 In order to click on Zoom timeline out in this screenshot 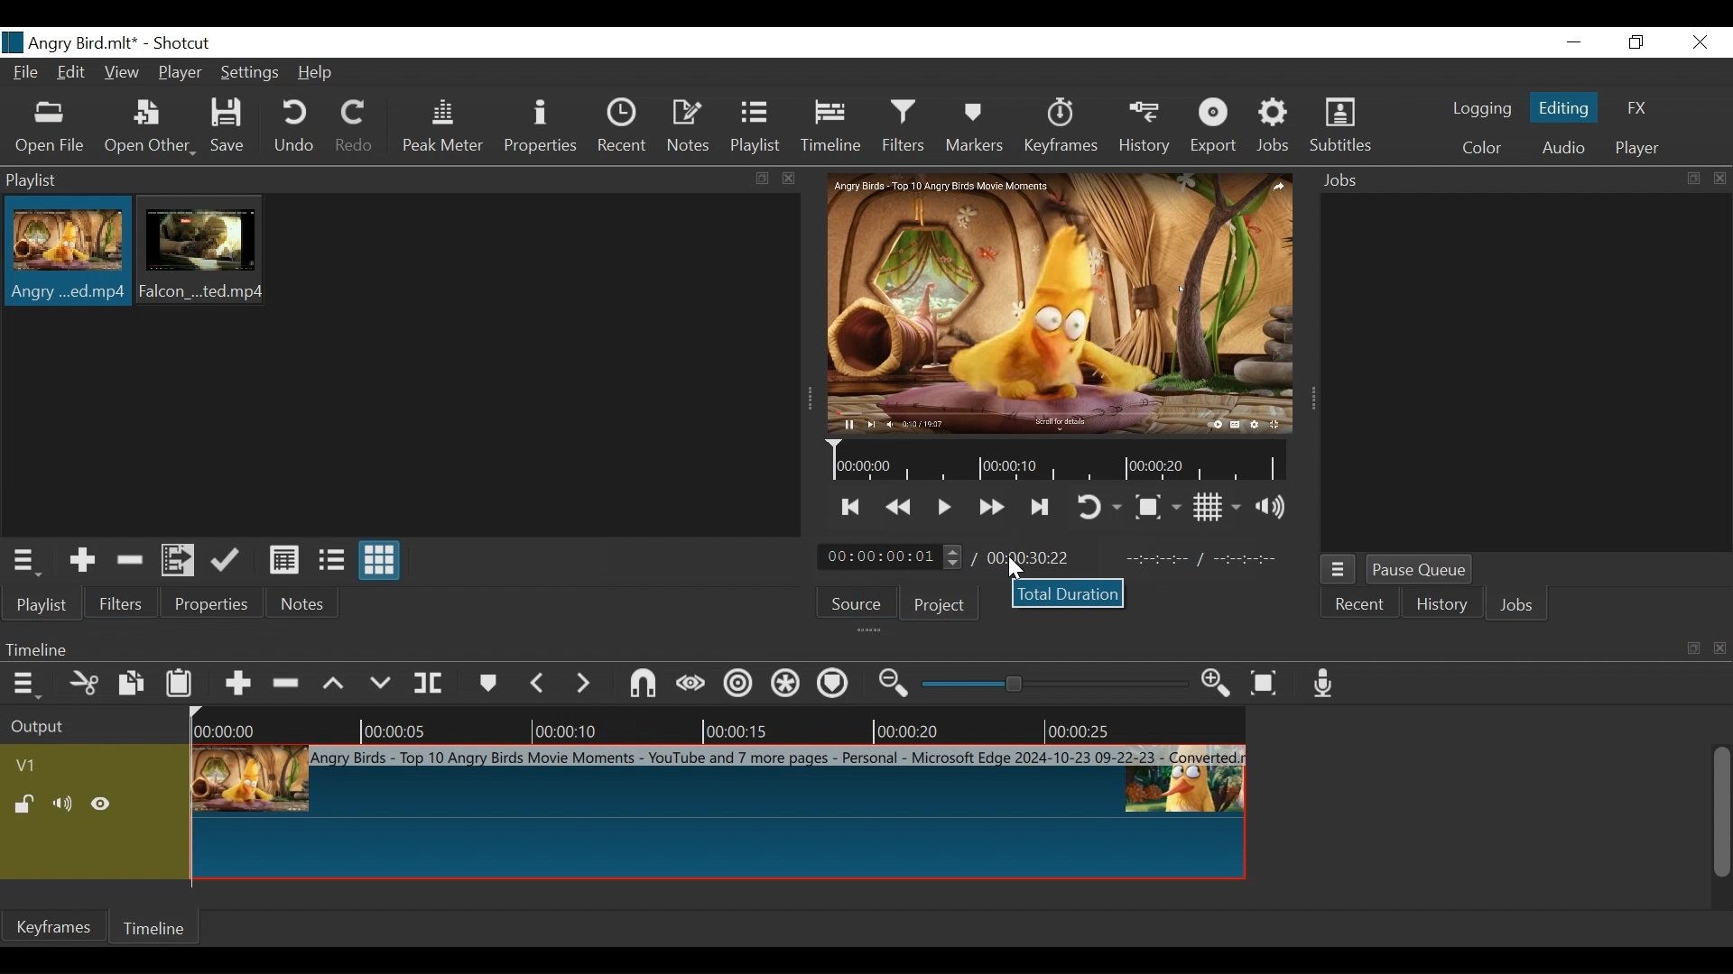, I will do `click(893, 685)`.